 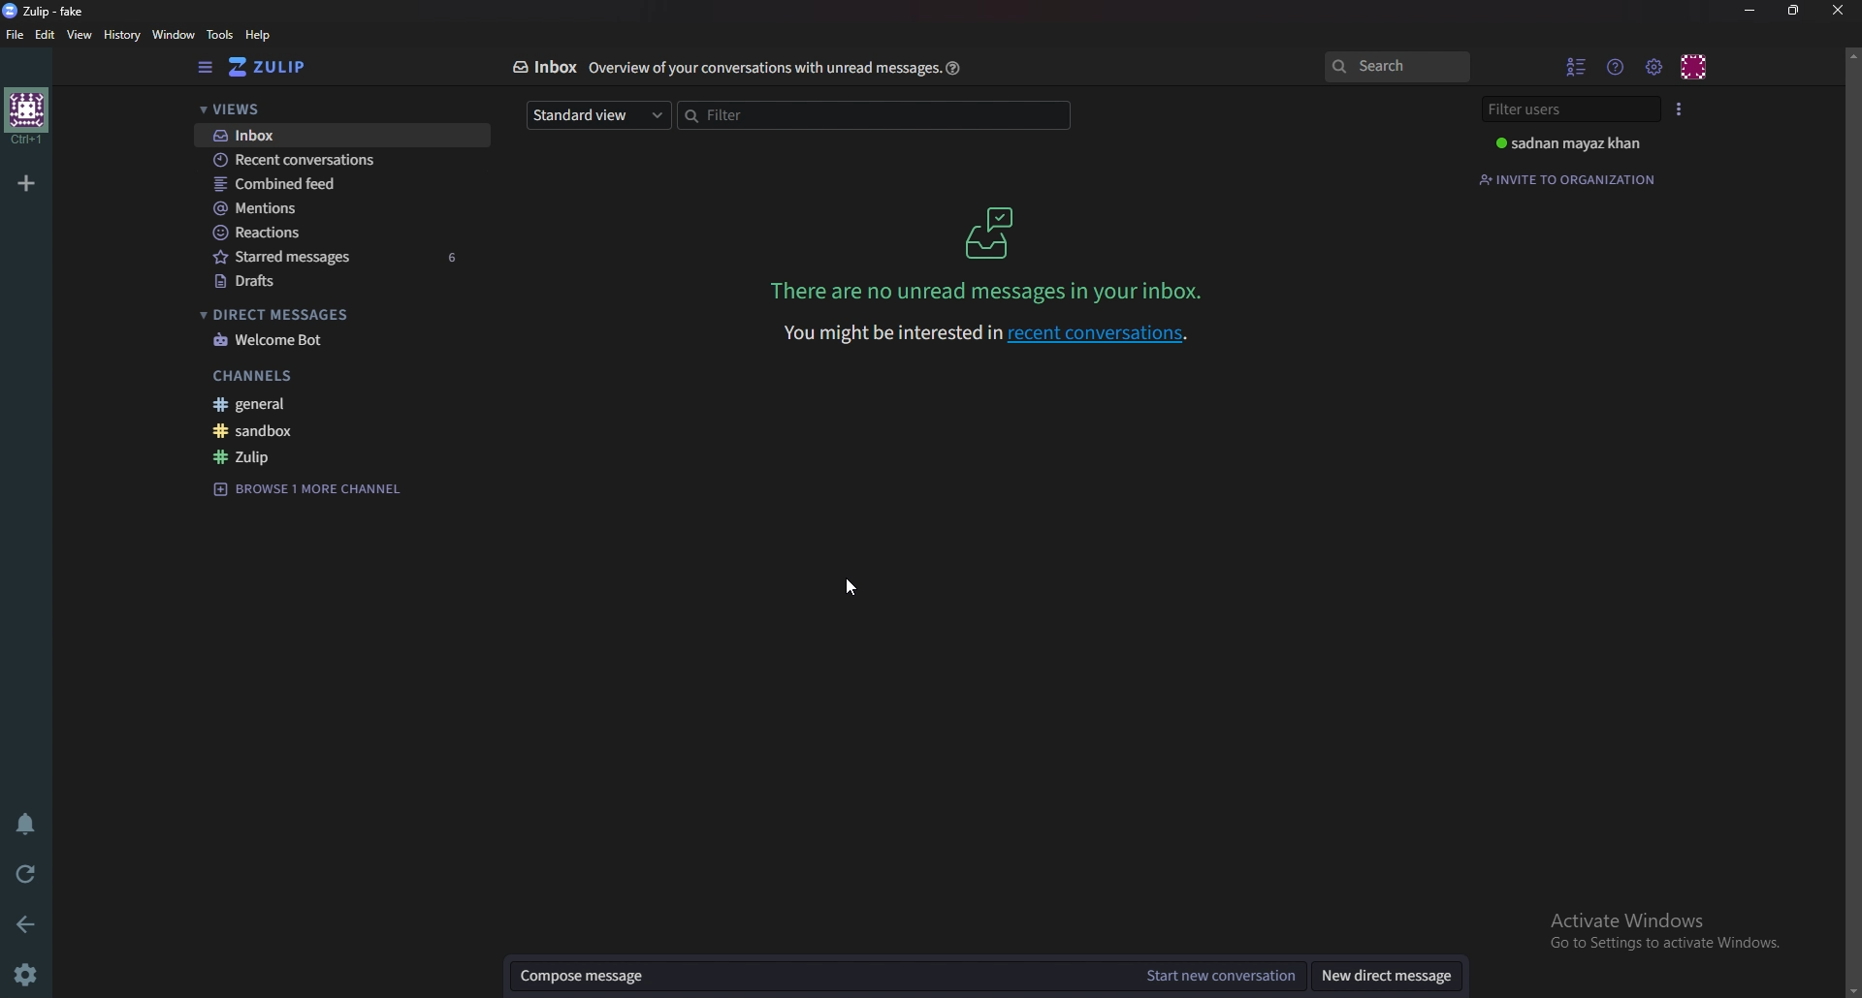 I want to click on Window, so click(x=176, y=35).